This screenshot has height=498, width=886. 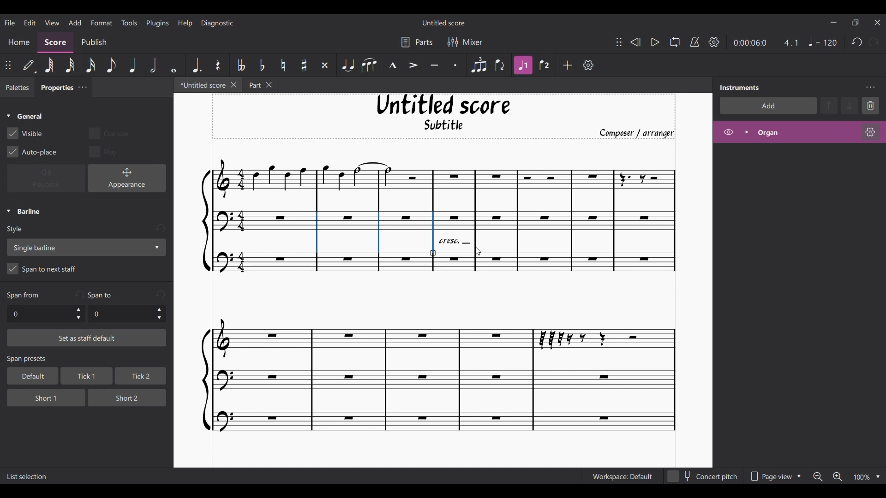 I want to click on File menu, so click(x=10, y=22).